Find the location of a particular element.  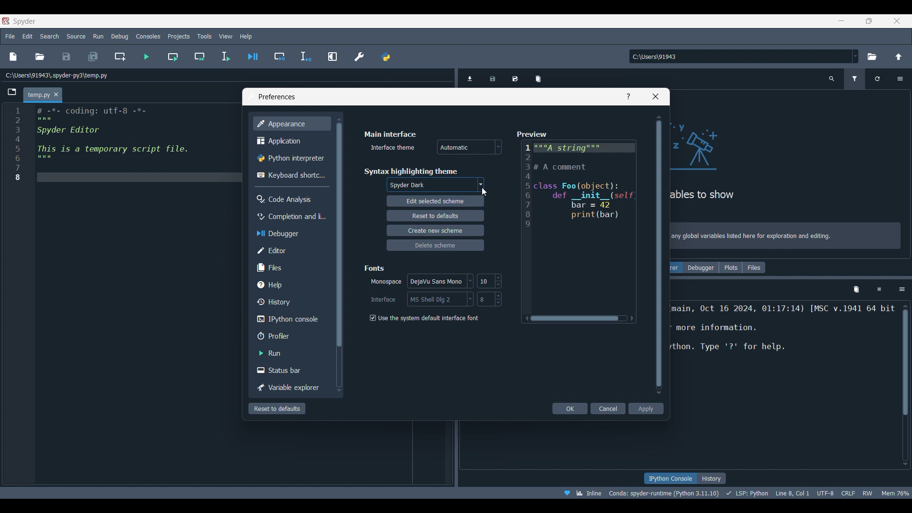

delete scheme is located at coordinates (435, 246).